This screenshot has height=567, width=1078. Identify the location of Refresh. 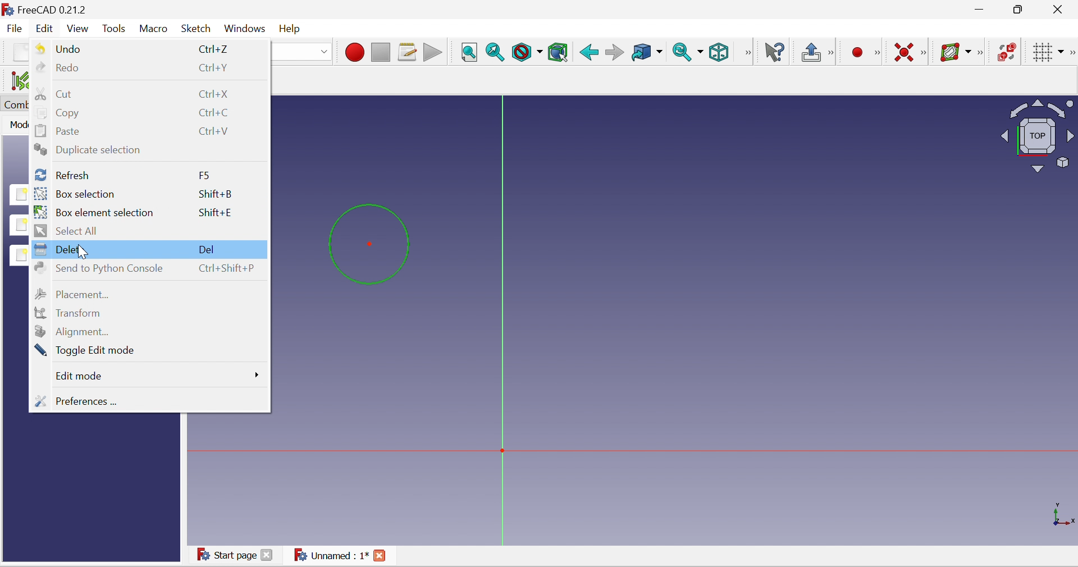
(61, 175).